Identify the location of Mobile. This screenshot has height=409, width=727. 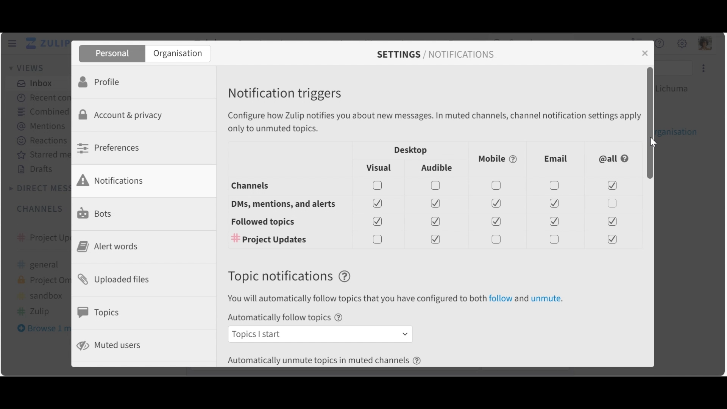
(496, 159).